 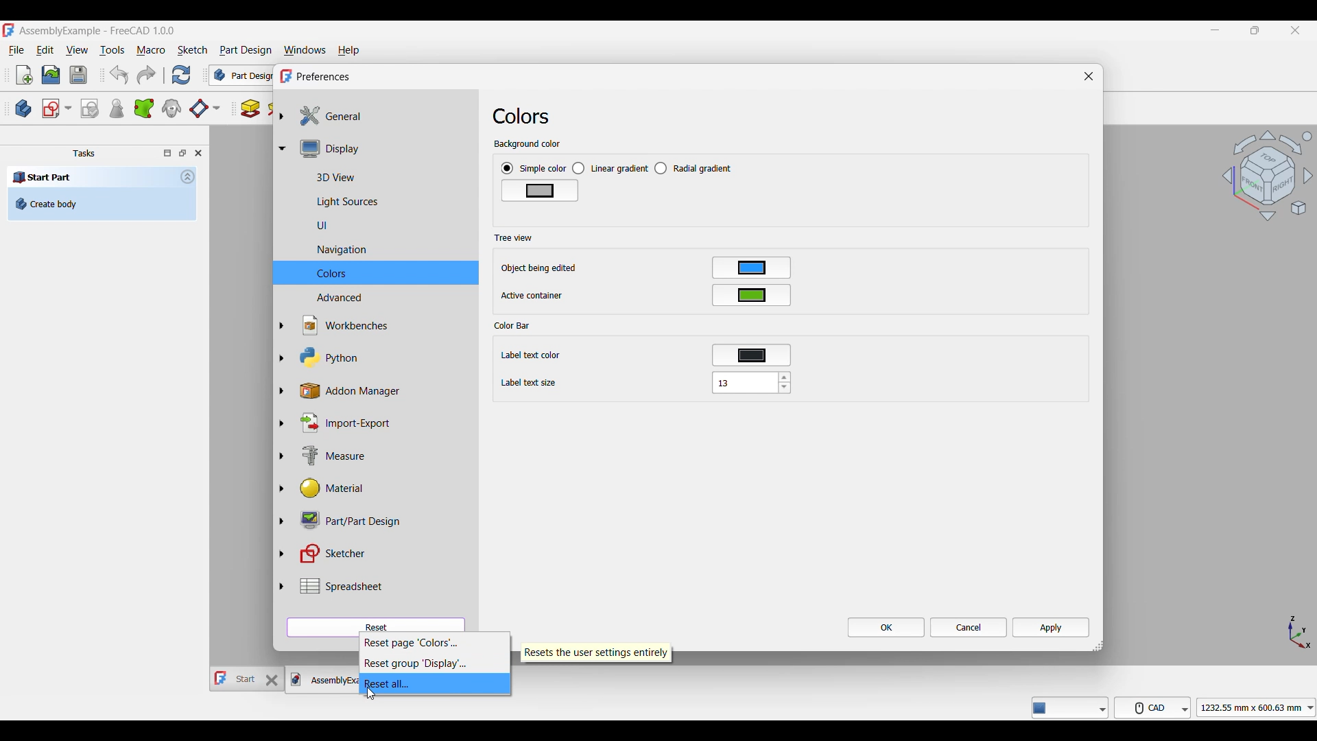 I want to click on Canvas dimension options, so click(x=1256, y=707).